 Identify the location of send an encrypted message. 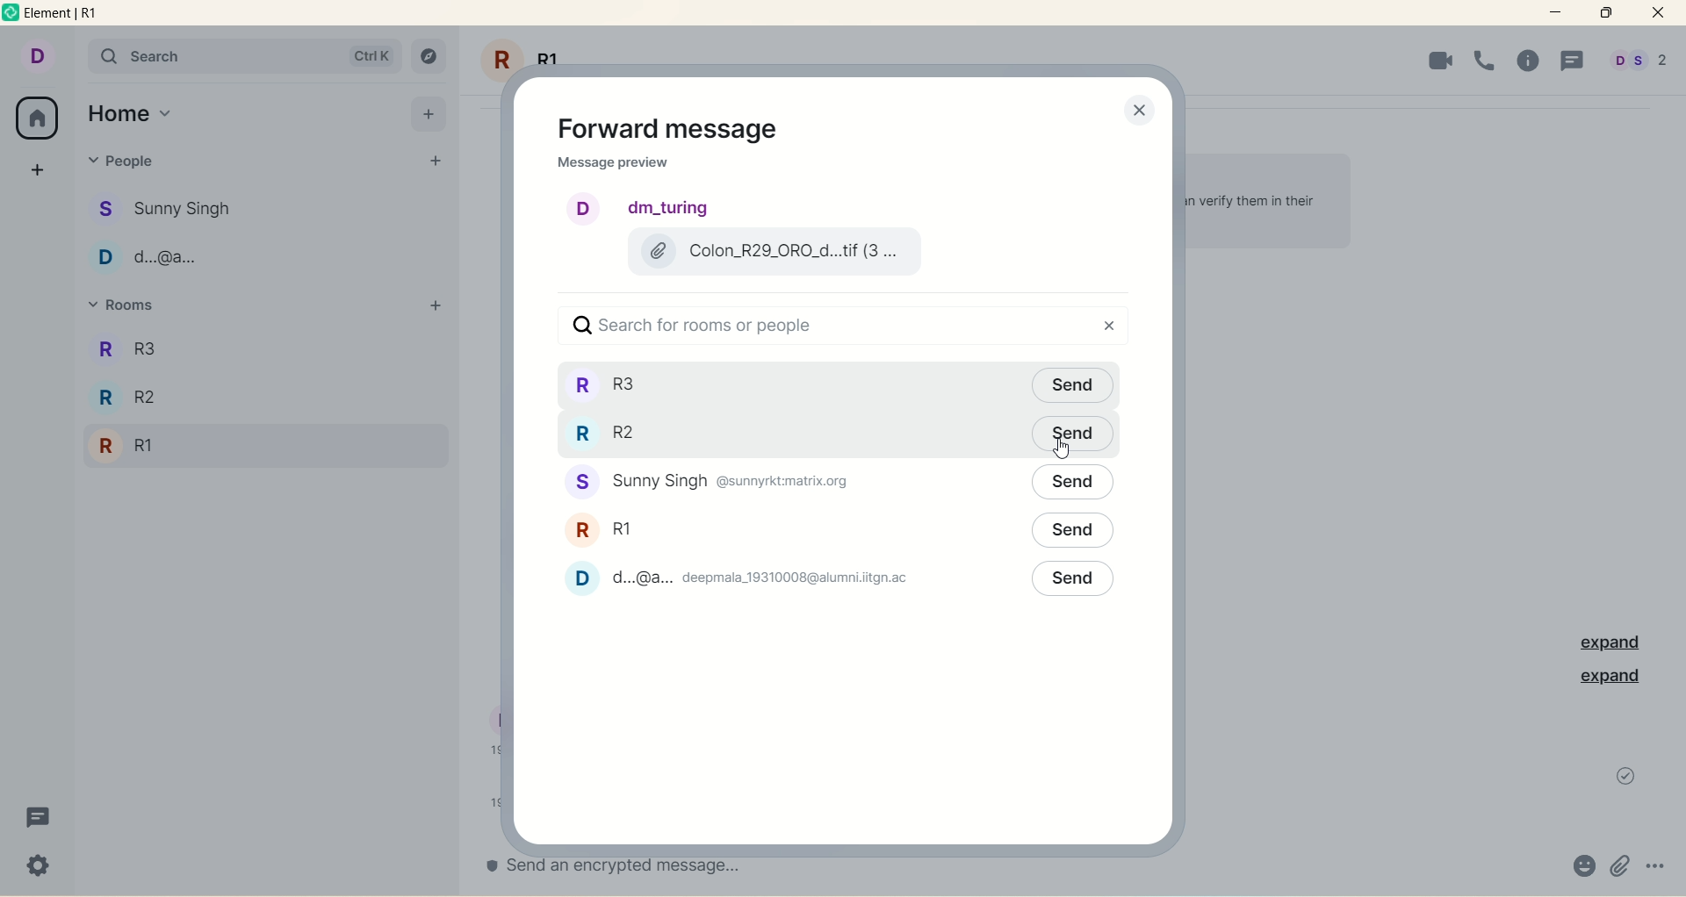
(645, 865).